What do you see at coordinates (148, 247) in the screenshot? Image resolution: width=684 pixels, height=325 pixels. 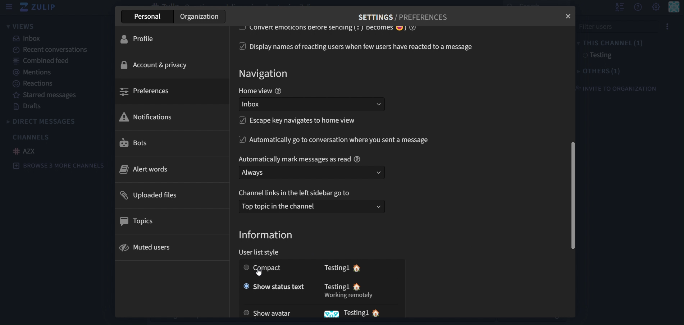 I see `muted users` at bounding box center [148, 247].